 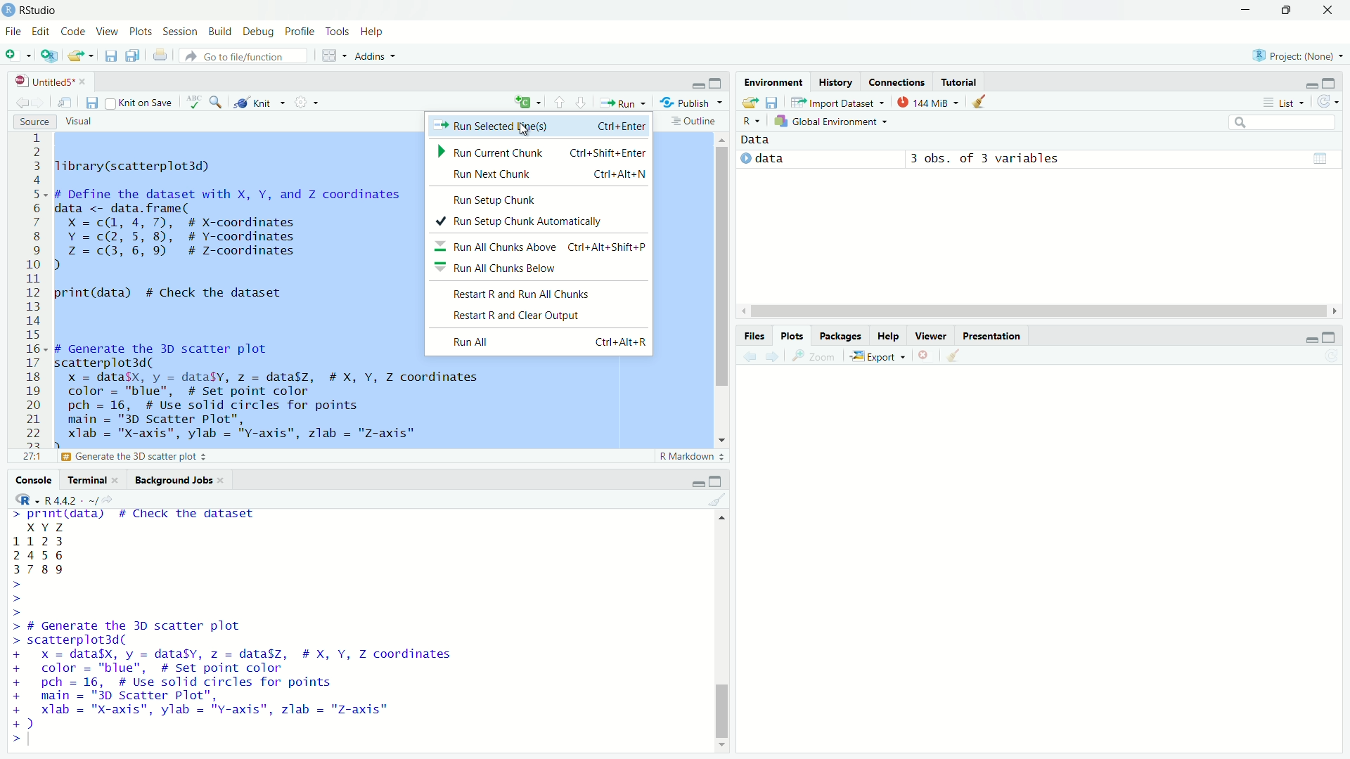 What do you see at coordinates (723, 632) in the screenshot?
I see `scrollbar` at bounding box center [723, 632].